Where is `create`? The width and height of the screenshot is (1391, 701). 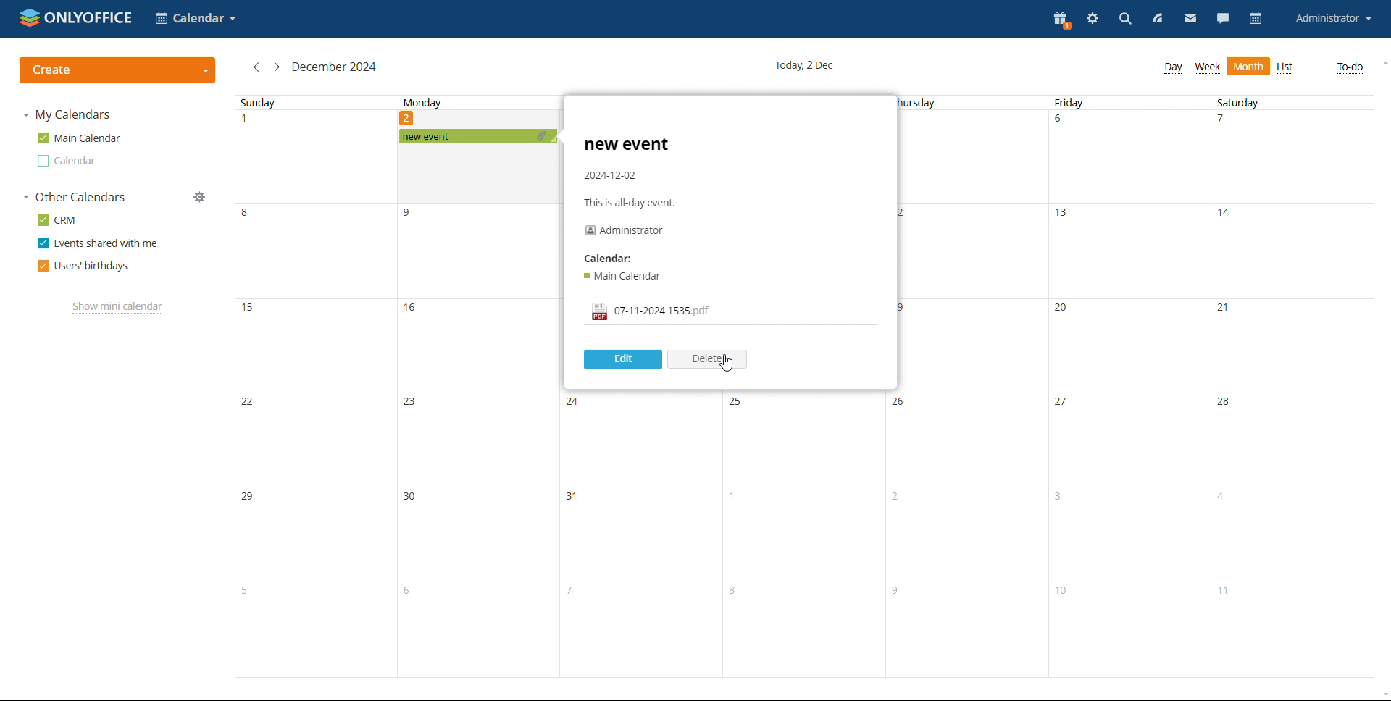
create is located at coordinates (117, 70).